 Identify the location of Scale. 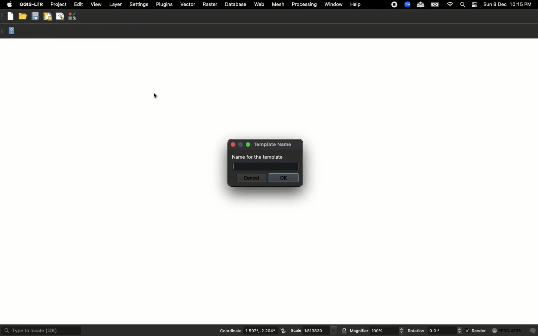
(295, 330).